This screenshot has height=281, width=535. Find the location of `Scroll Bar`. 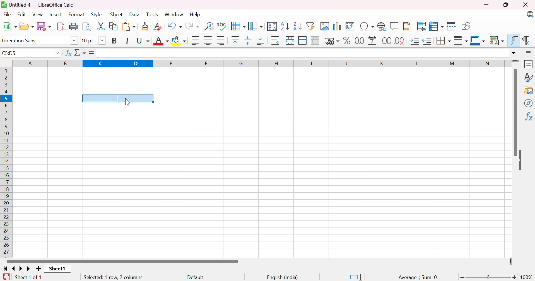

Scroll Bar is located at coordinates (122, 261).